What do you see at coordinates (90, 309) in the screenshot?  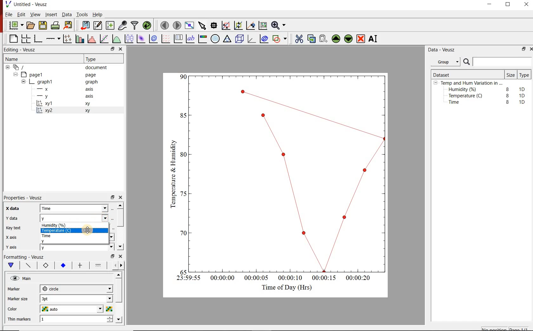 I see `Color dropdown` at bounding box center [90, 309].